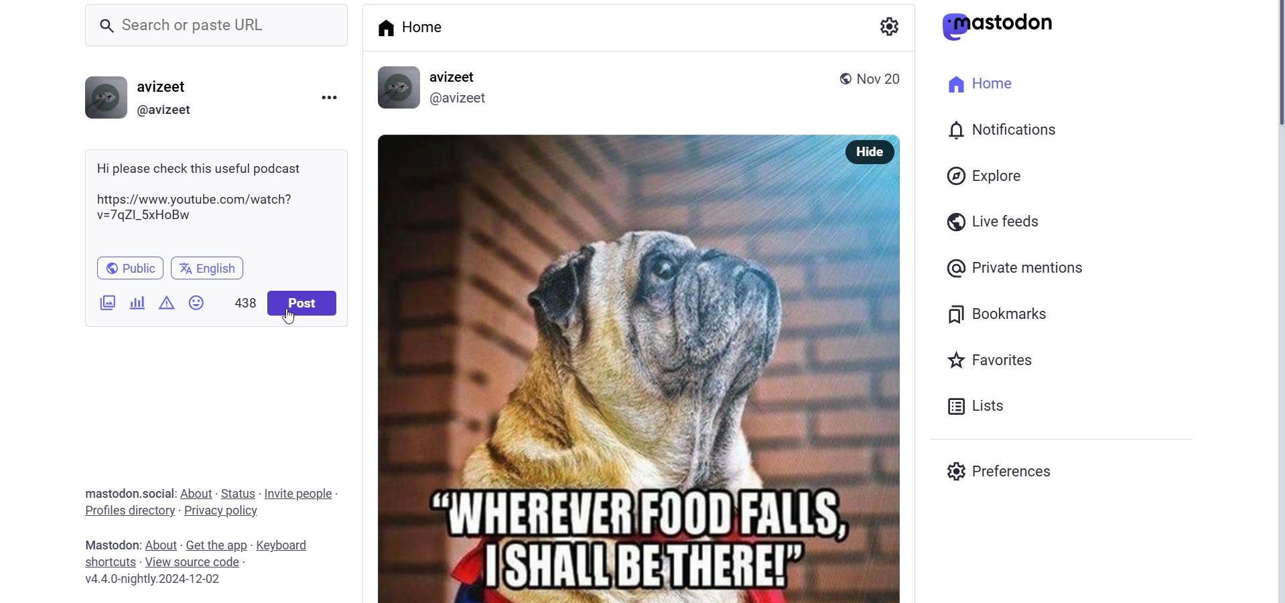  I want to click on explore, so click(986, 176).